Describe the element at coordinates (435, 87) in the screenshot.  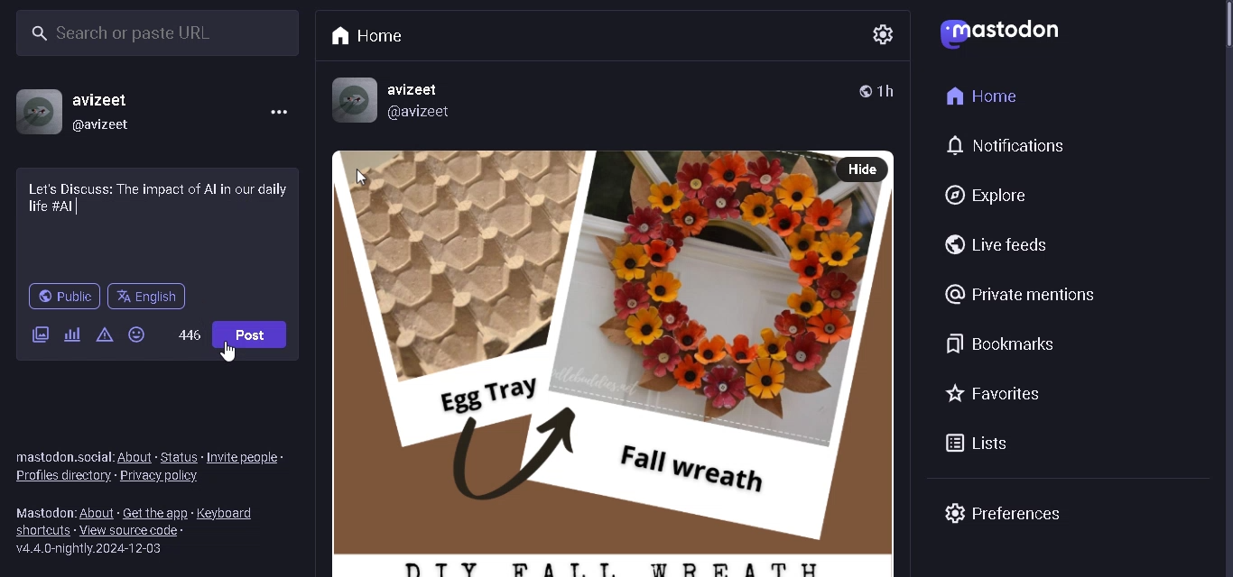
I see `username` at that location.